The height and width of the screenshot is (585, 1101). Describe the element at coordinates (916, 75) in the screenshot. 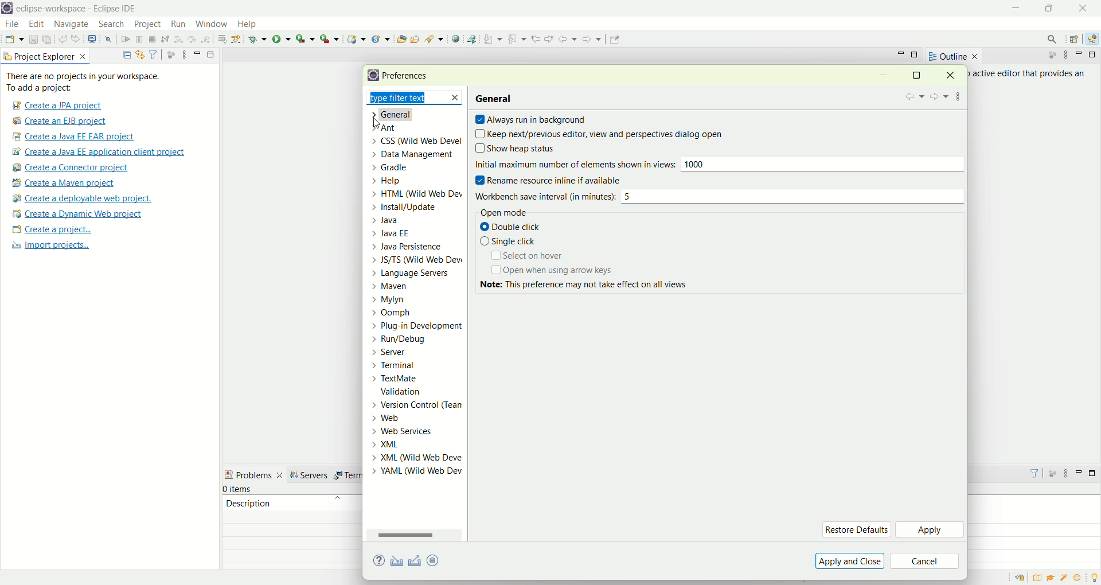

I see `maximize` at that location.